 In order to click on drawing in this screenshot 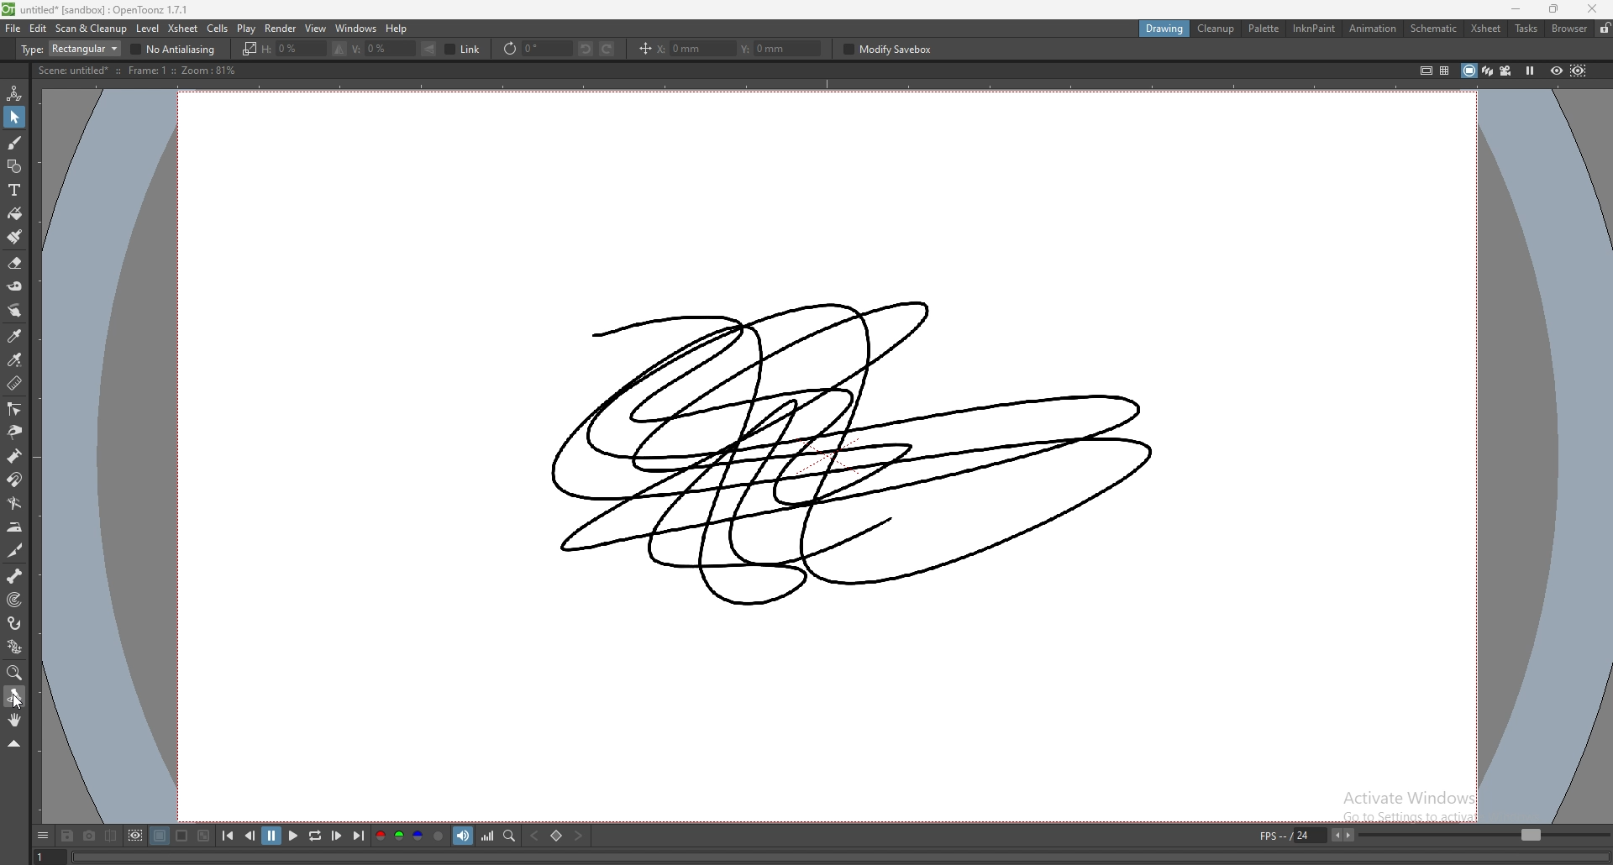, I will do `click(1164, 29)`.